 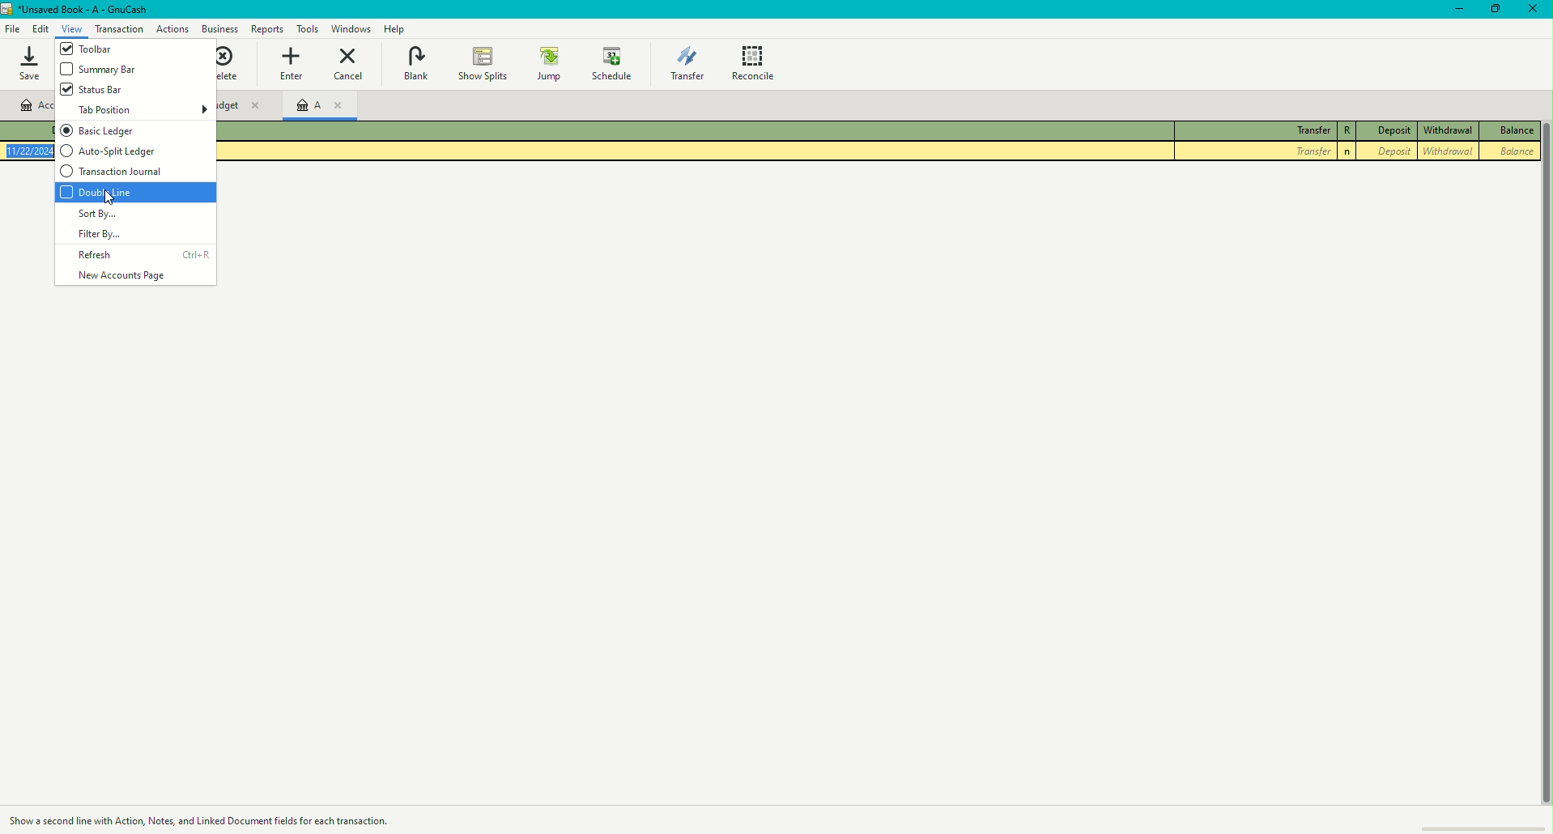 What do you see at coordinates (687, 62) in the screenshot?
I see `Transfer` at bounding box center [687, 62].